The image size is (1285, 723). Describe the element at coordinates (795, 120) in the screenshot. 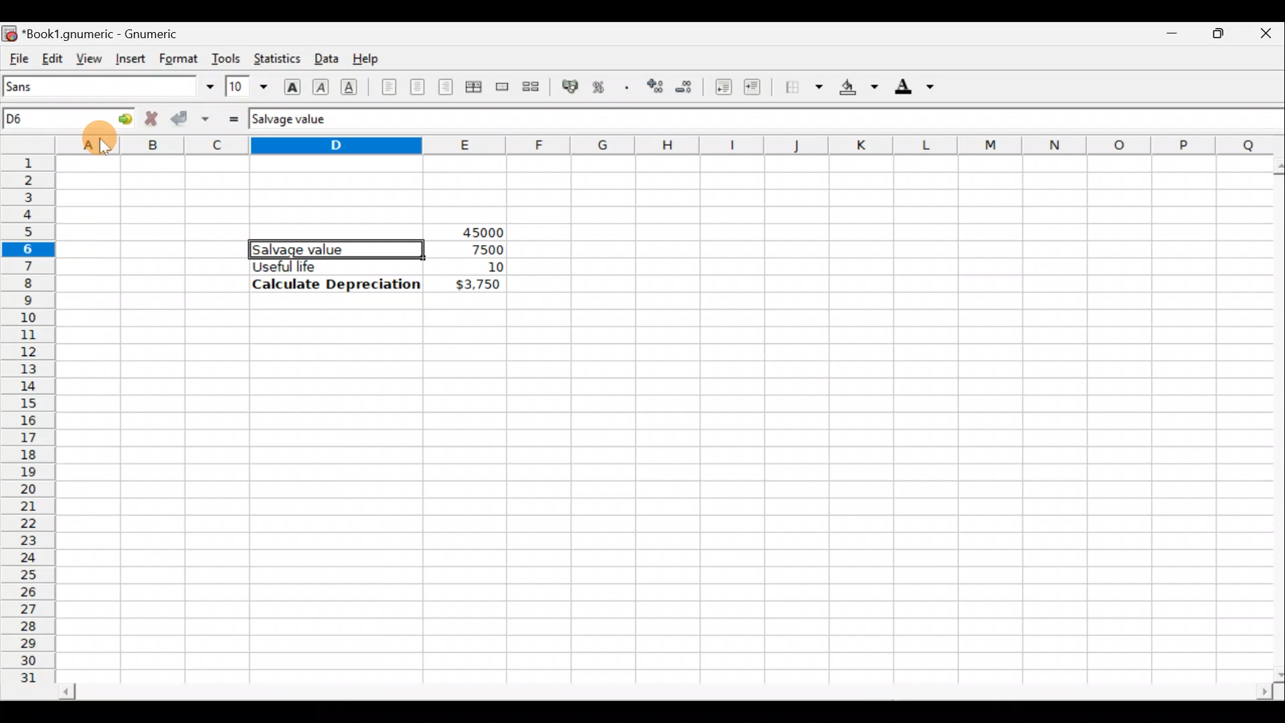

I see `Formula bar` at that location.